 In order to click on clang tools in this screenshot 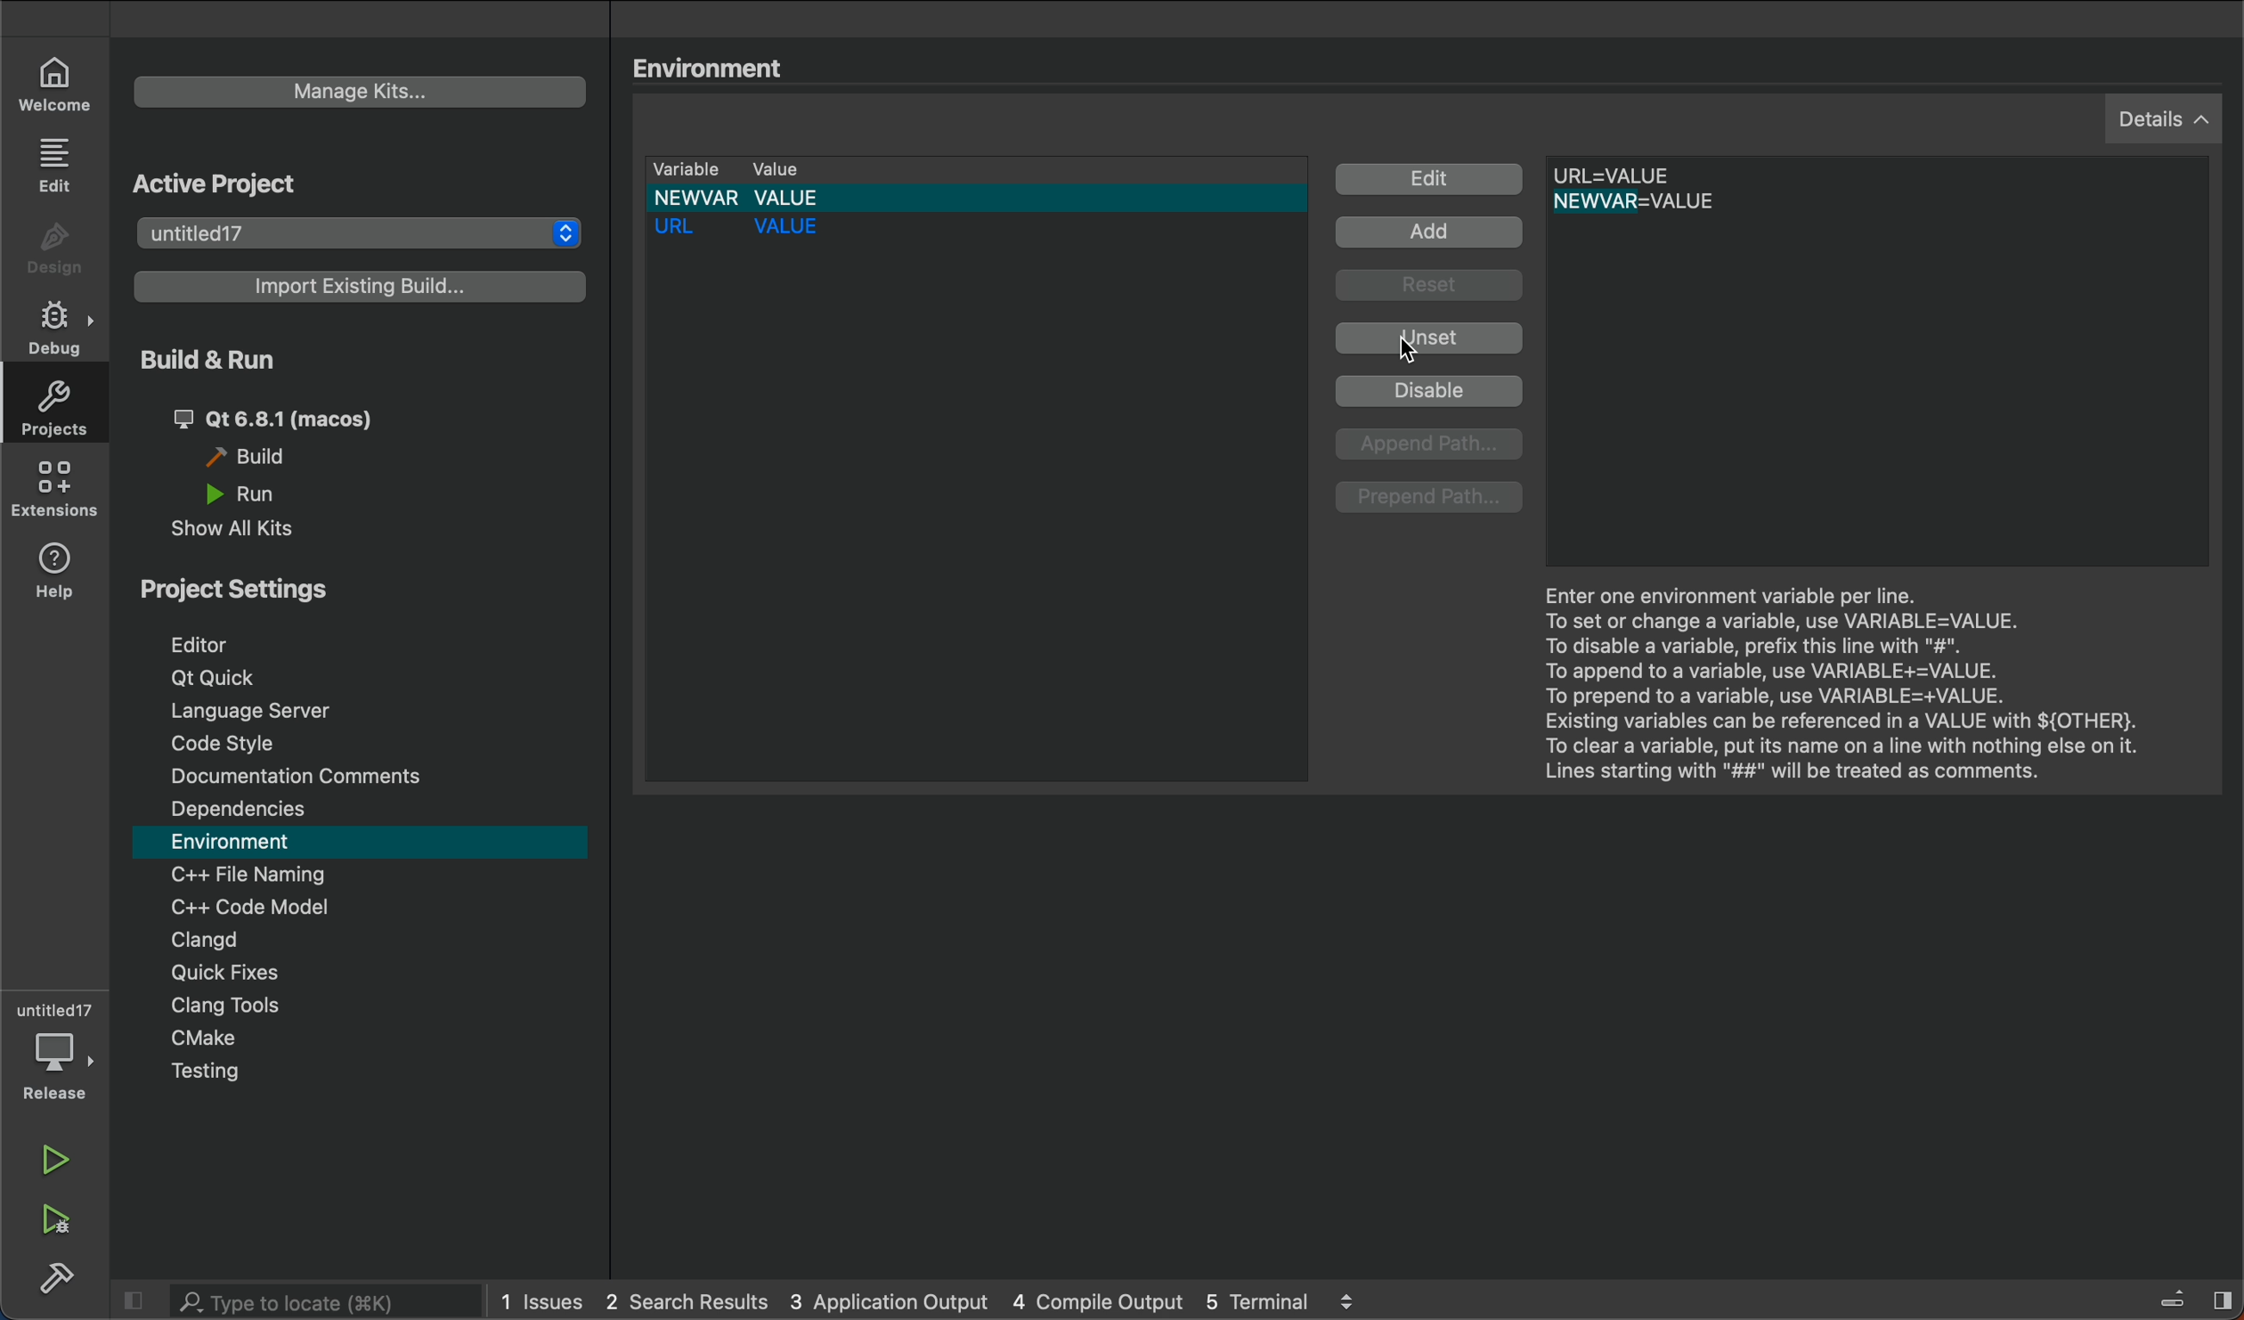, I will do `click(224, 1009)`.